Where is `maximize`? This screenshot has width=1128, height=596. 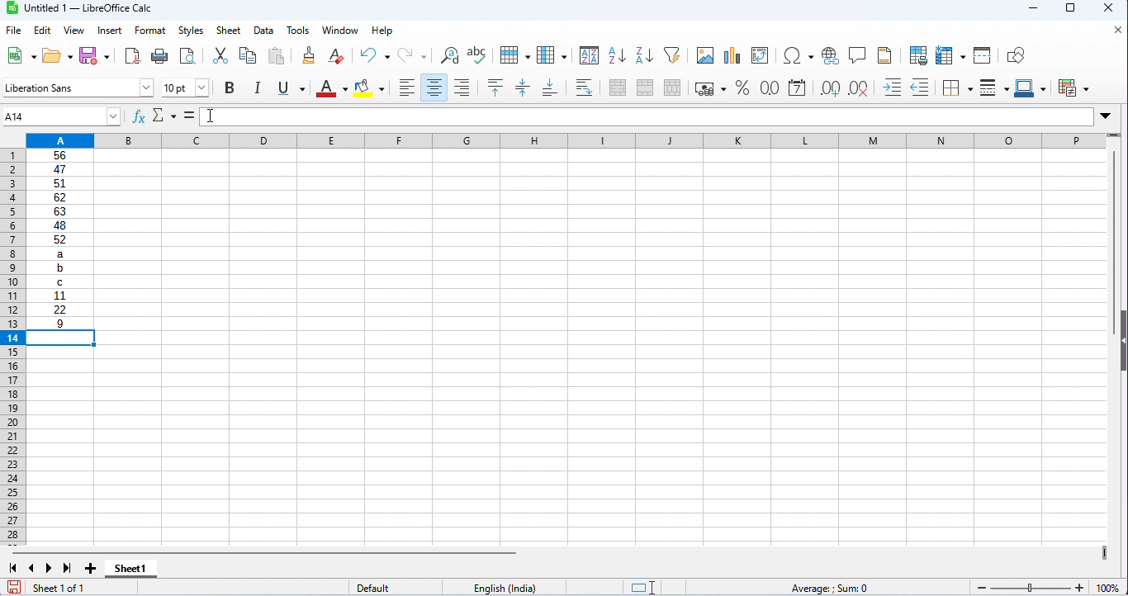
maximize is located at coordinates (1070, 8).